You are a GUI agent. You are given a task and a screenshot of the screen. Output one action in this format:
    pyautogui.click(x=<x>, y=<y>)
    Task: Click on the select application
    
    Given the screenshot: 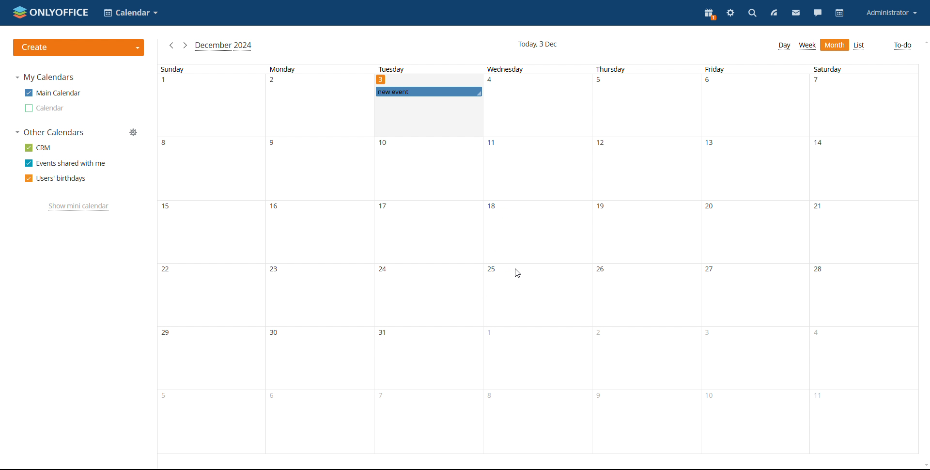 What is the action you would take?
    pyautogui.click(x=130, y=13)
    